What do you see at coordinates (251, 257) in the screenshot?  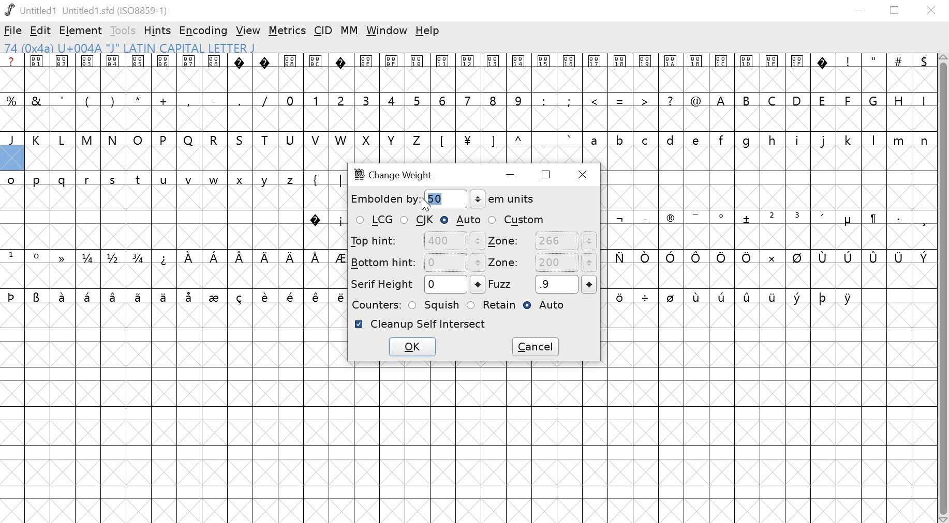 I see `symbols` at bounding box center [251, 257].